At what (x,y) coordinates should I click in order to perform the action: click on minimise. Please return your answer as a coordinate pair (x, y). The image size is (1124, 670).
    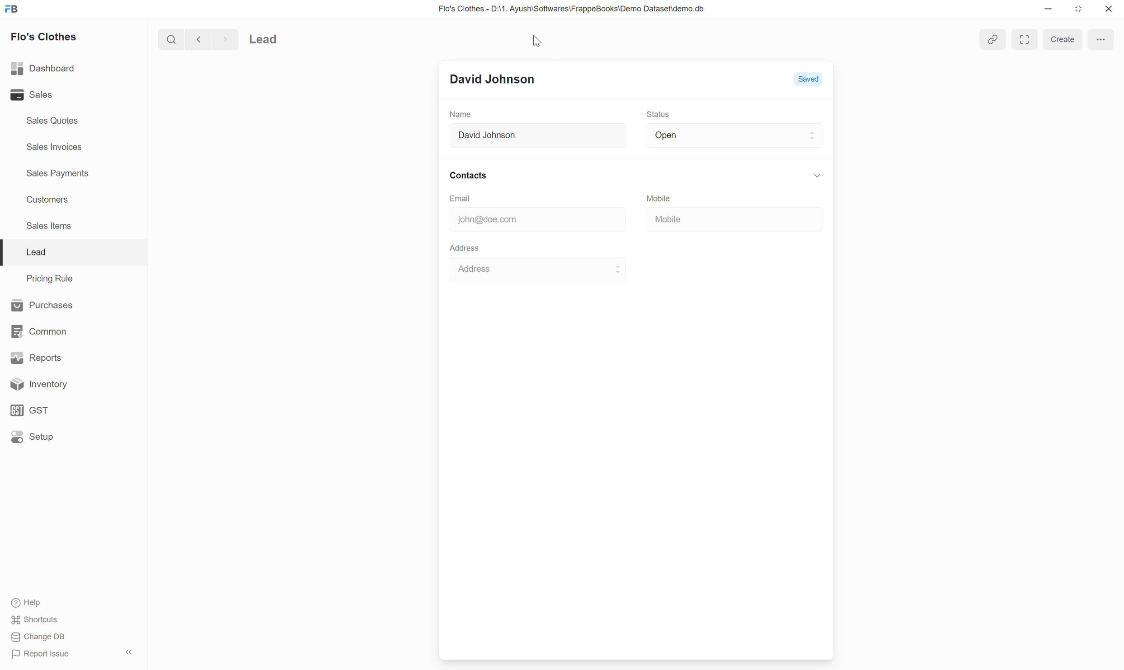
    Looking at the image, I should click on (1049, 10).